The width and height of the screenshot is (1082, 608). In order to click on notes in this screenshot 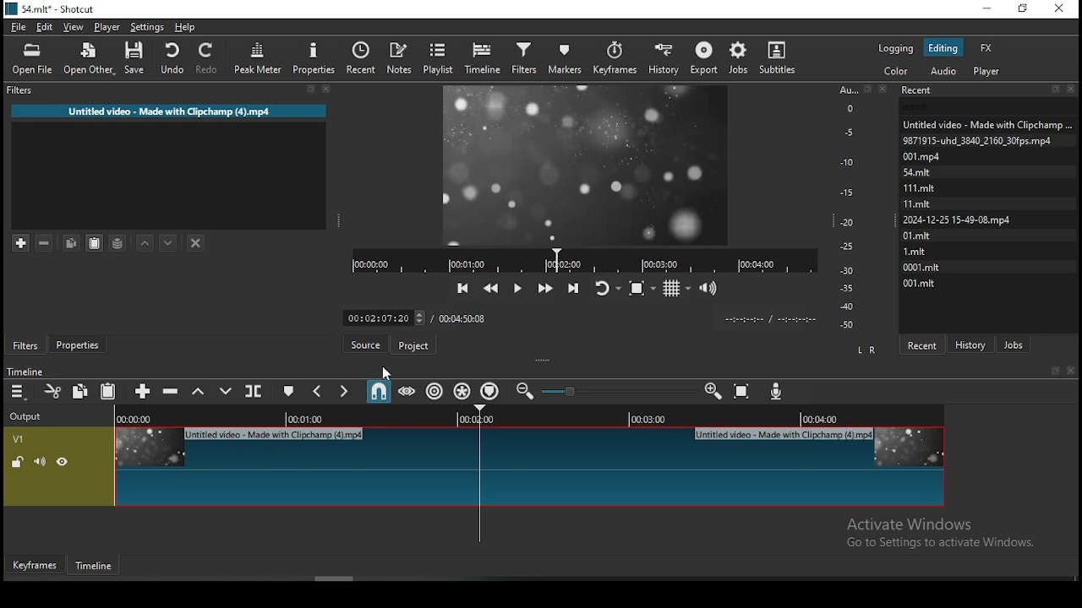, I will do `click(396, 57)`.